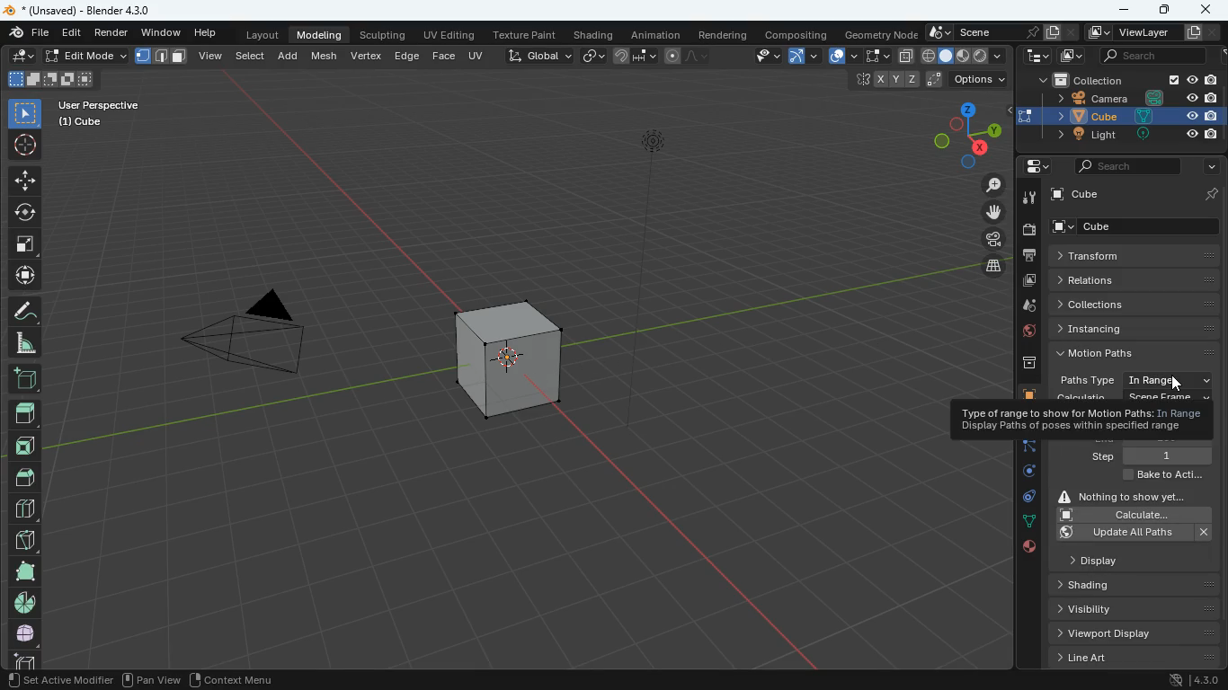 This screenshot has height=690, width=1228. Describe the element at coordinates (24, 536) in the screenshot. I see `diagonal` at that location.